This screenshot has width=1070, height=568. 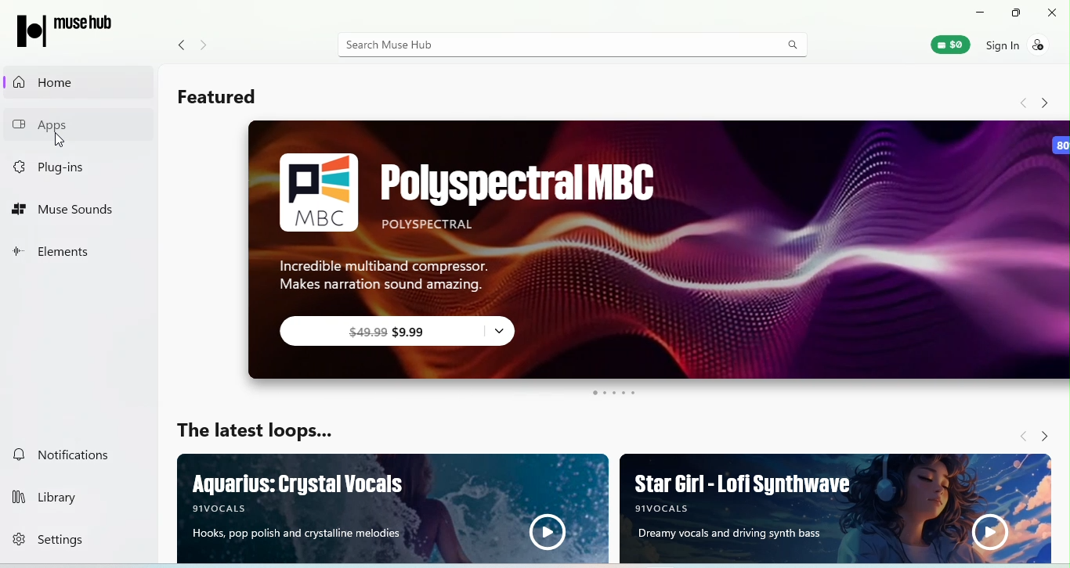 What do you see at coordinates (318, 192) in the screenshot?
I see `MBC` at bounding box center [318, 192].